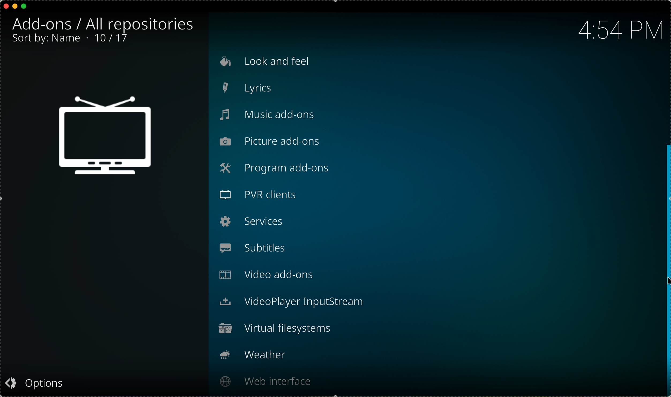  I want to click on video add-ons, so click(268, 274).